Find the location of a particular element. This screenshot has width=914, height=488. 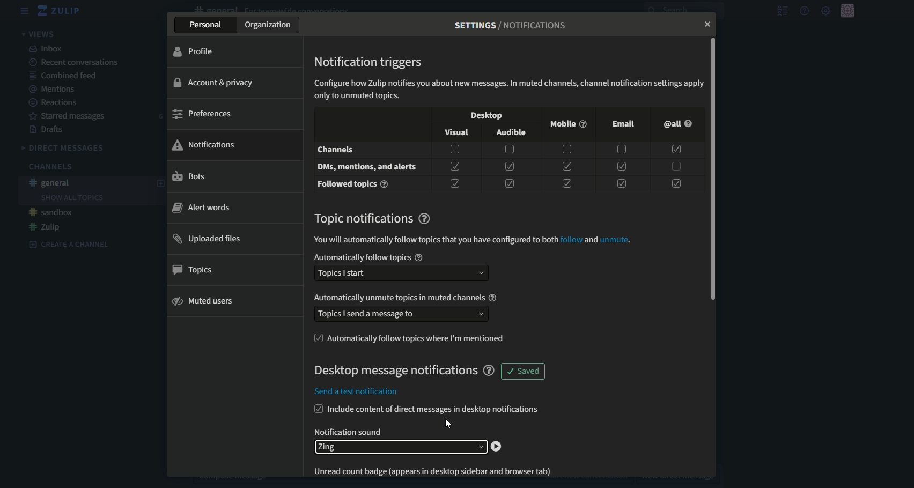

mentions is located at coordinates (56, 89).